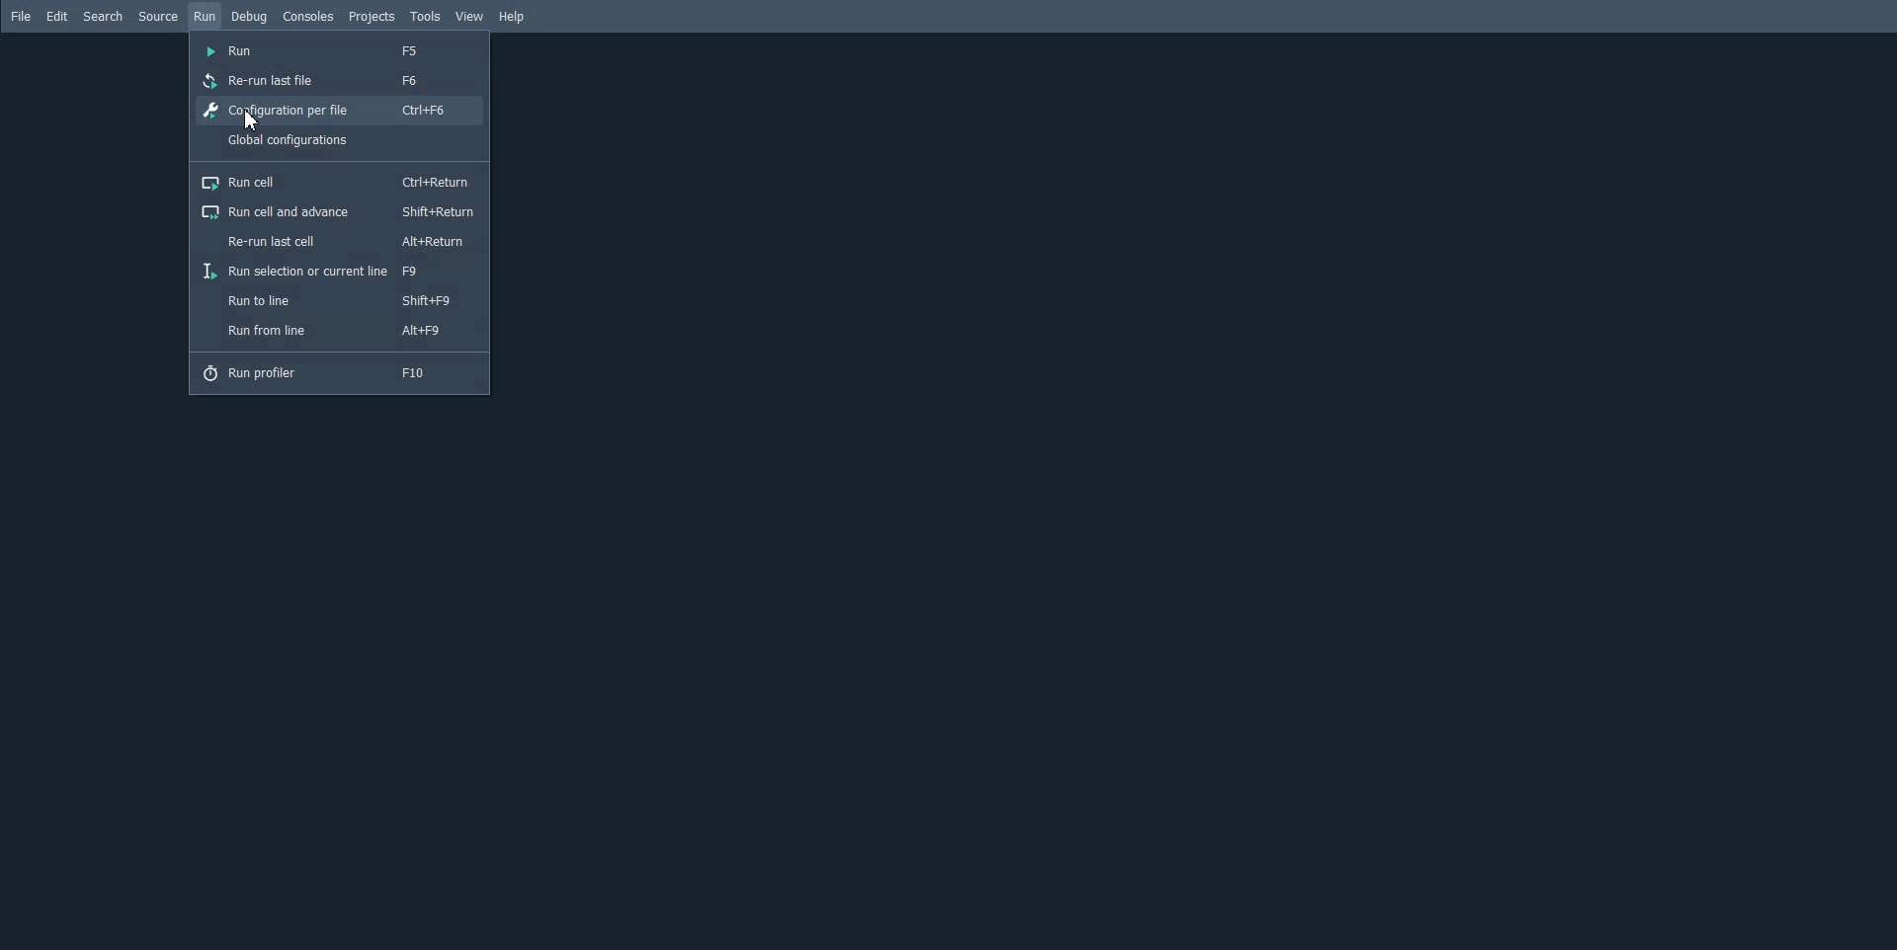 The height and width of the screenshot is (950, 1897). I want to click on Run to line, so click(340, 299).